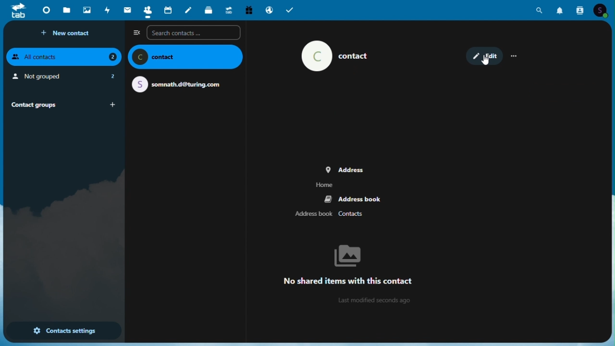  I want to click on bg image, so click(351, 252).